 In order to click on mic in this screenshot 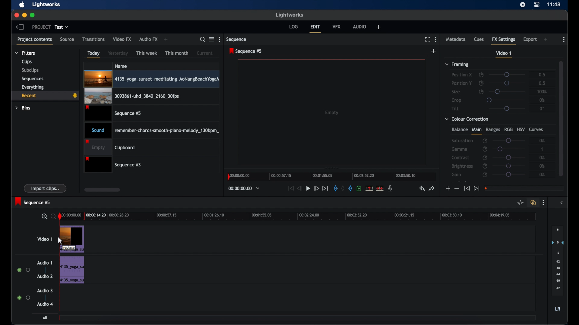, I will do `click(391, 188)`.